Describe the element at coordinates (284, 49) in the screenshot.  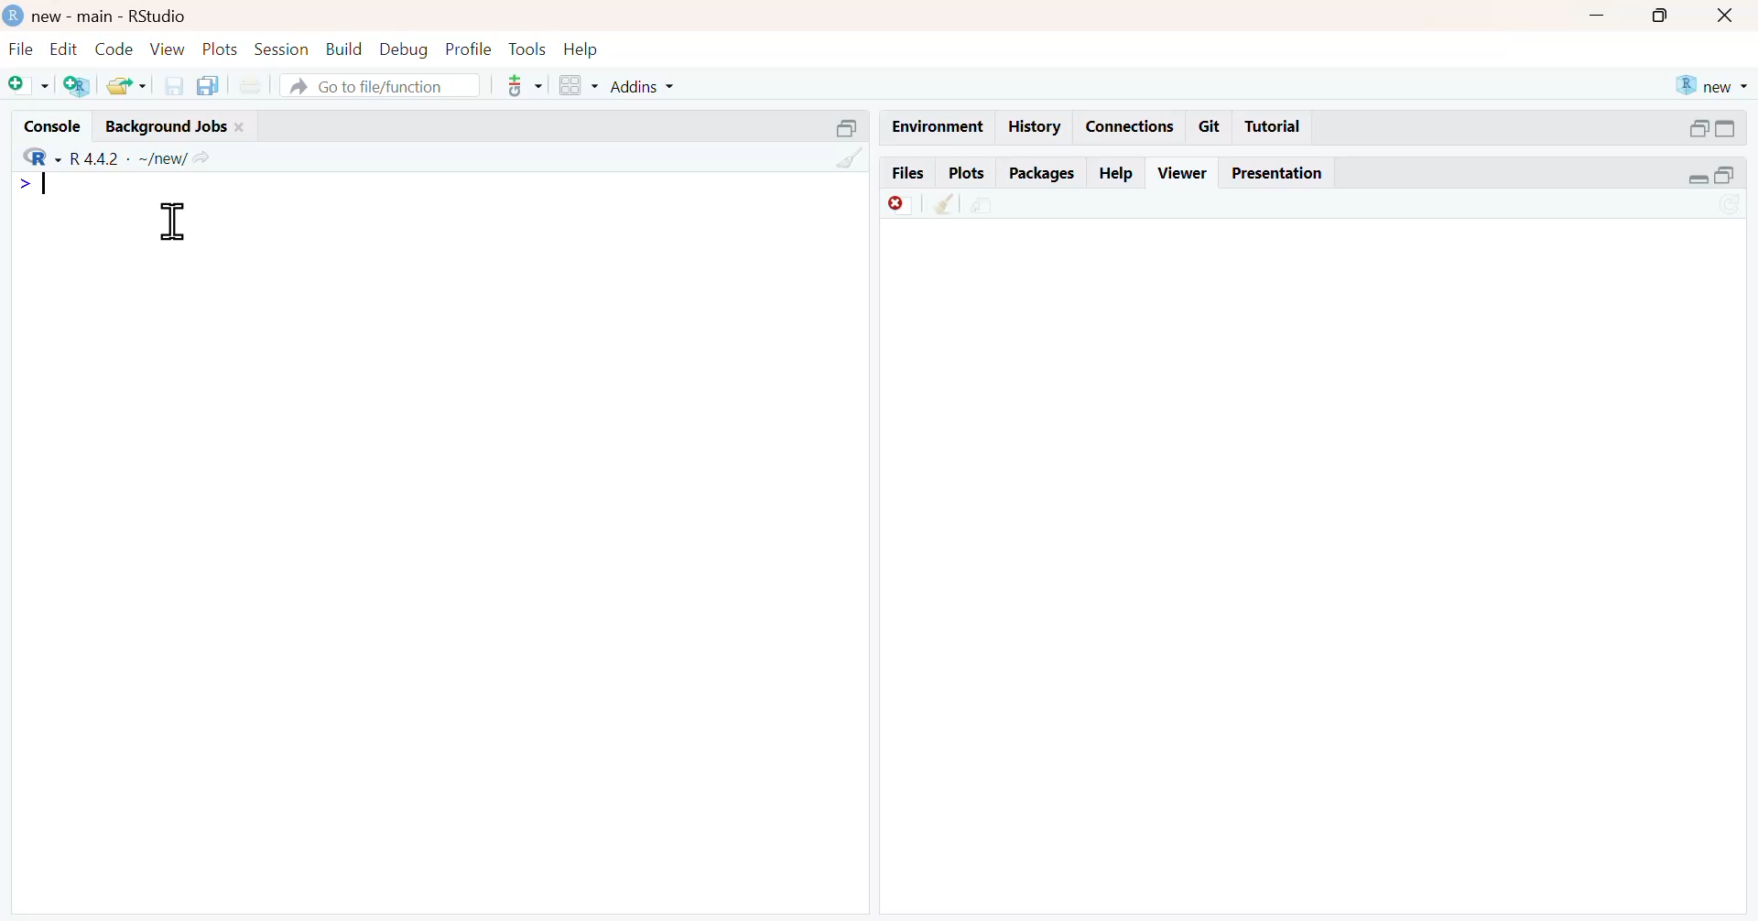
I see `session` at that location.